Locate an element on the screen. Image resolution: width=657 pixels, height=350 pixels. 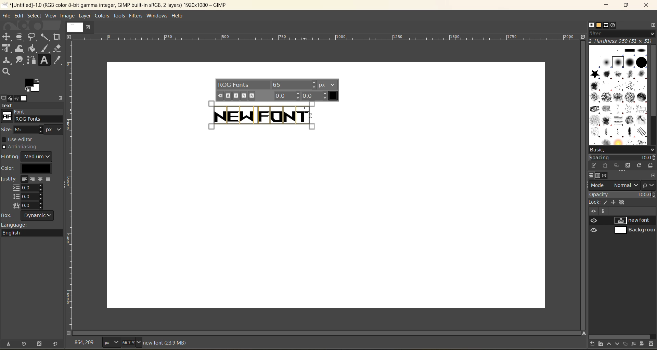
text is located at coordinates (32, 105).